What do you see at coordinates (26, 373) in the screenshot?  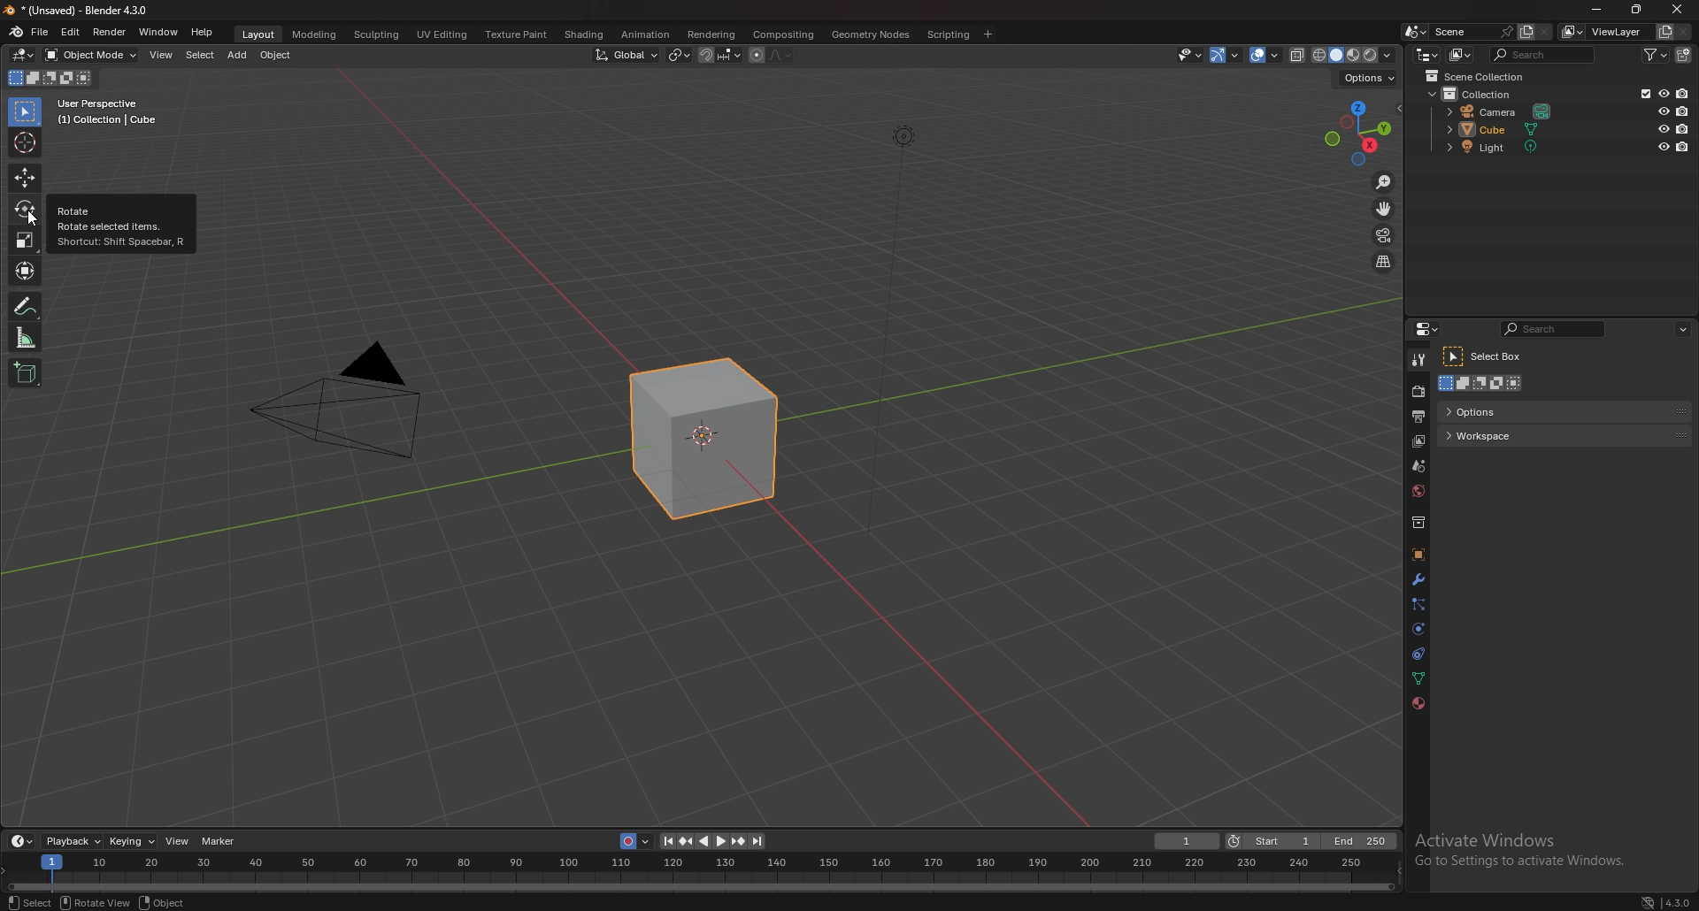 I see `add cube` at bounding box center [26, 373].